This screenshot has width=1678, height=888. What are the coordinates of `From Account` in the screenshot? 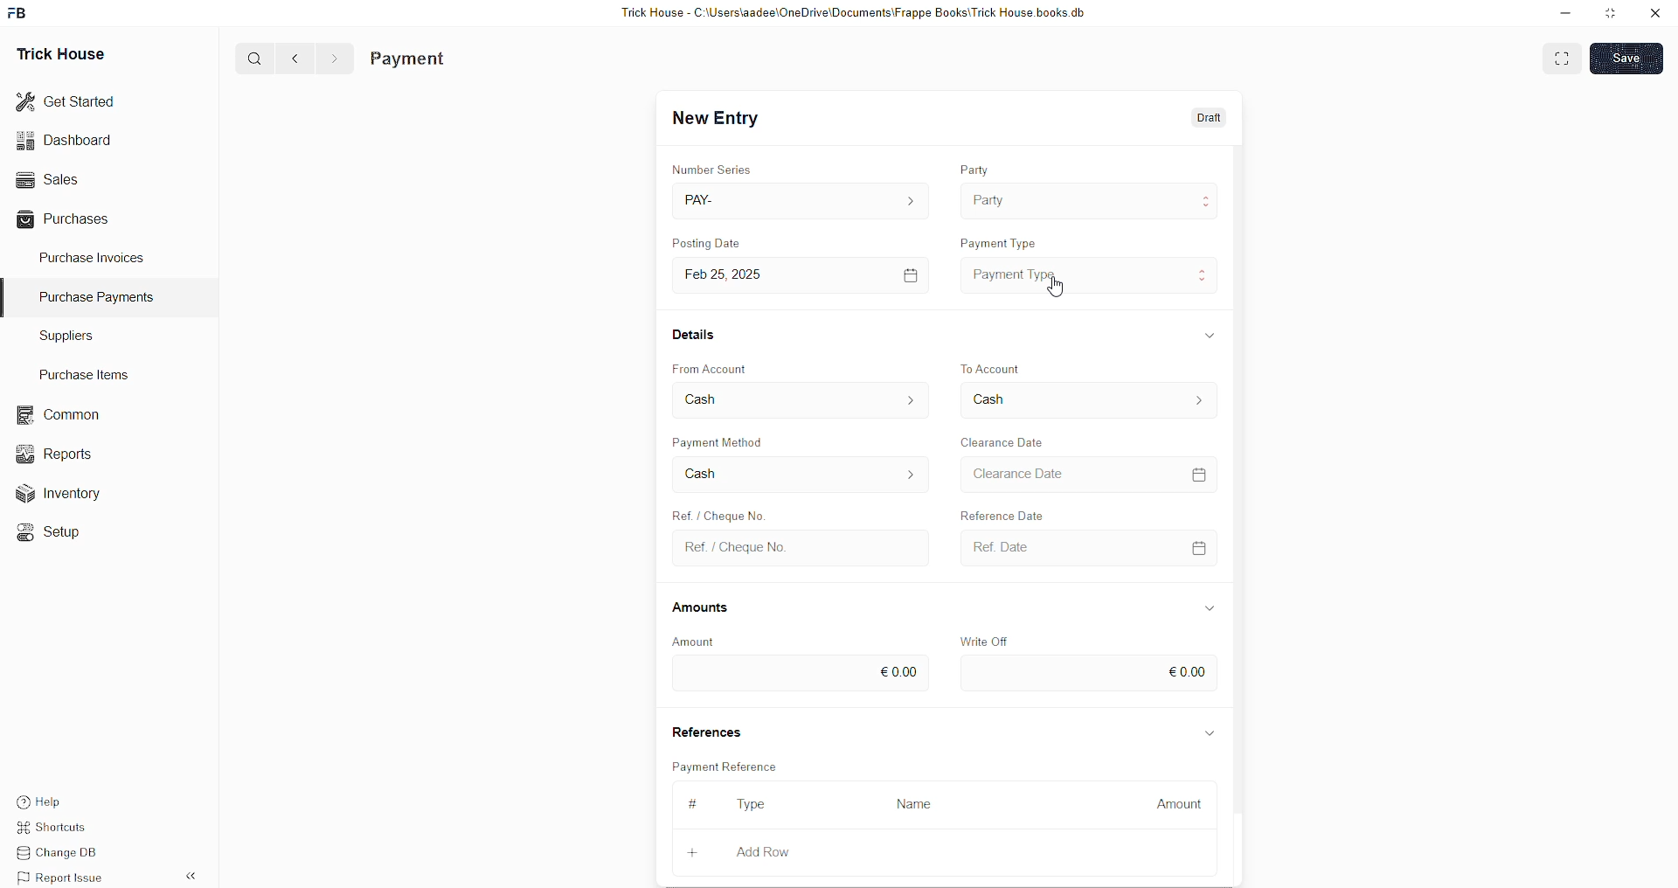 It's located at (716, 367).